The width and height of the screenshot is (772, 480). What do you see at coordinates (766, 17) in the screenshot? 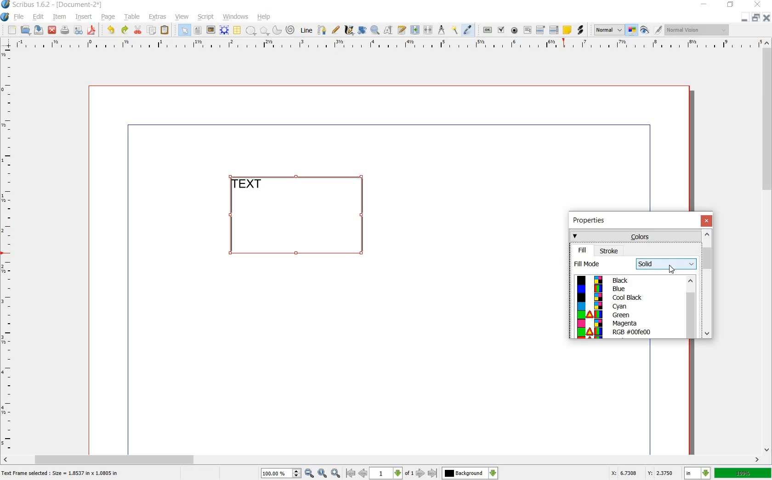
I see `close` at bounding box center [766, 17].